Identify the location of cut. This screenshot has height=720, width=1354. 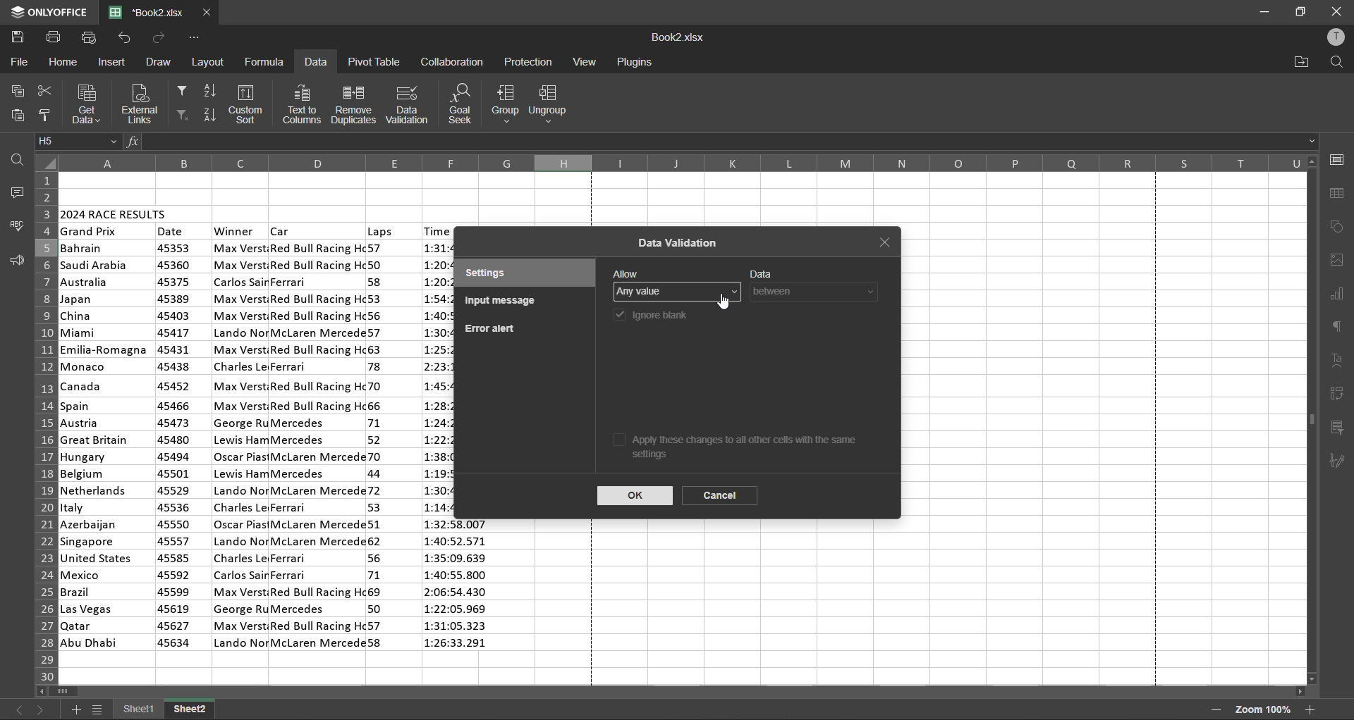
(42, 93).